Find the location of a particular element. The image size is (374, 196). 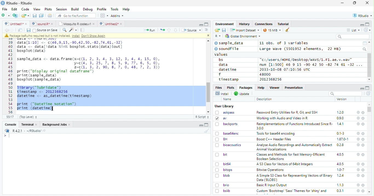

Console is located at coordinates (10, 124).